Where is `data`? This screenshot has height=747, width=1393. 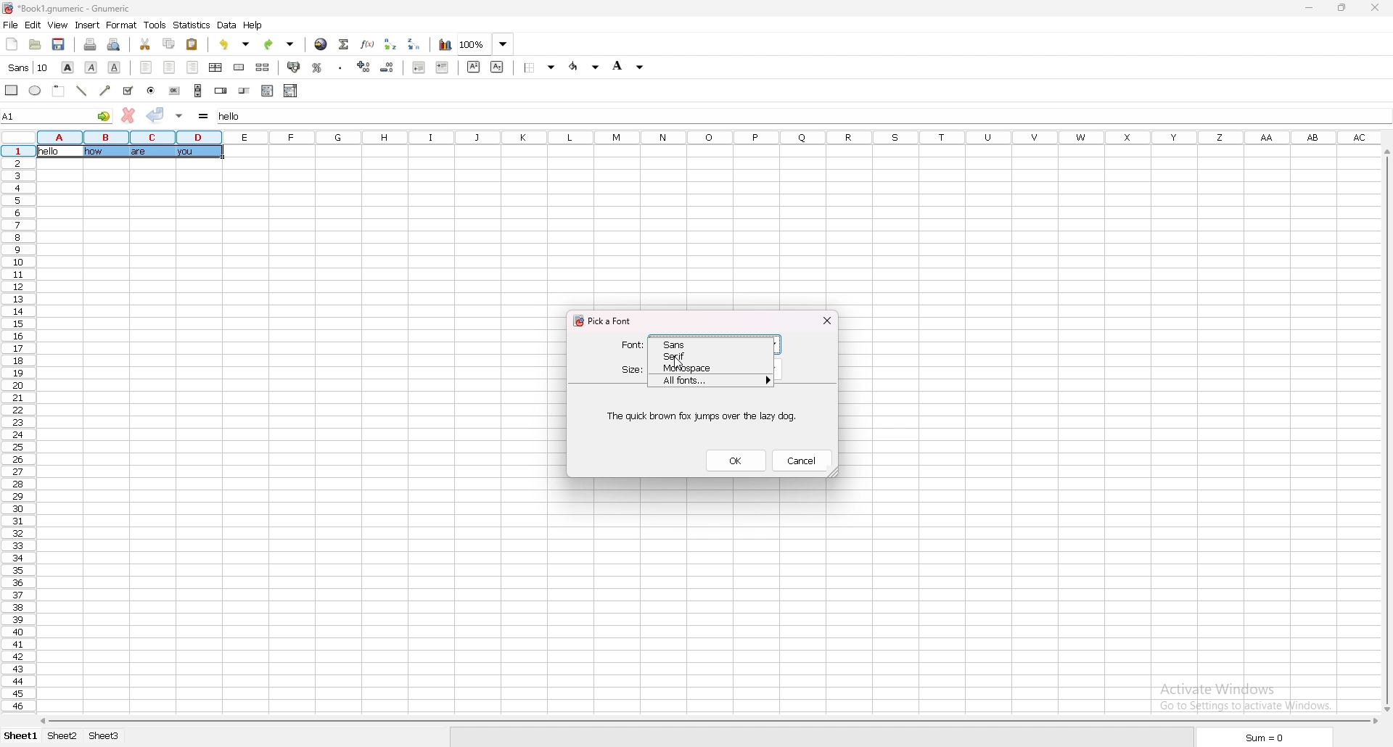
data is located at coordinates (227, 25).